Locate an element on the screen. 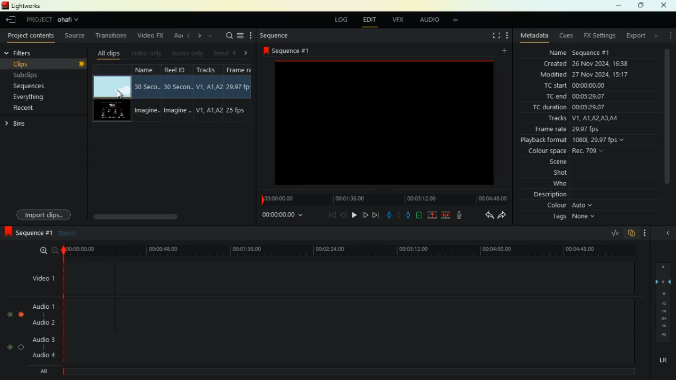 This screenshot has height=380, width=676. transitions is located at coordinates (112, 36).